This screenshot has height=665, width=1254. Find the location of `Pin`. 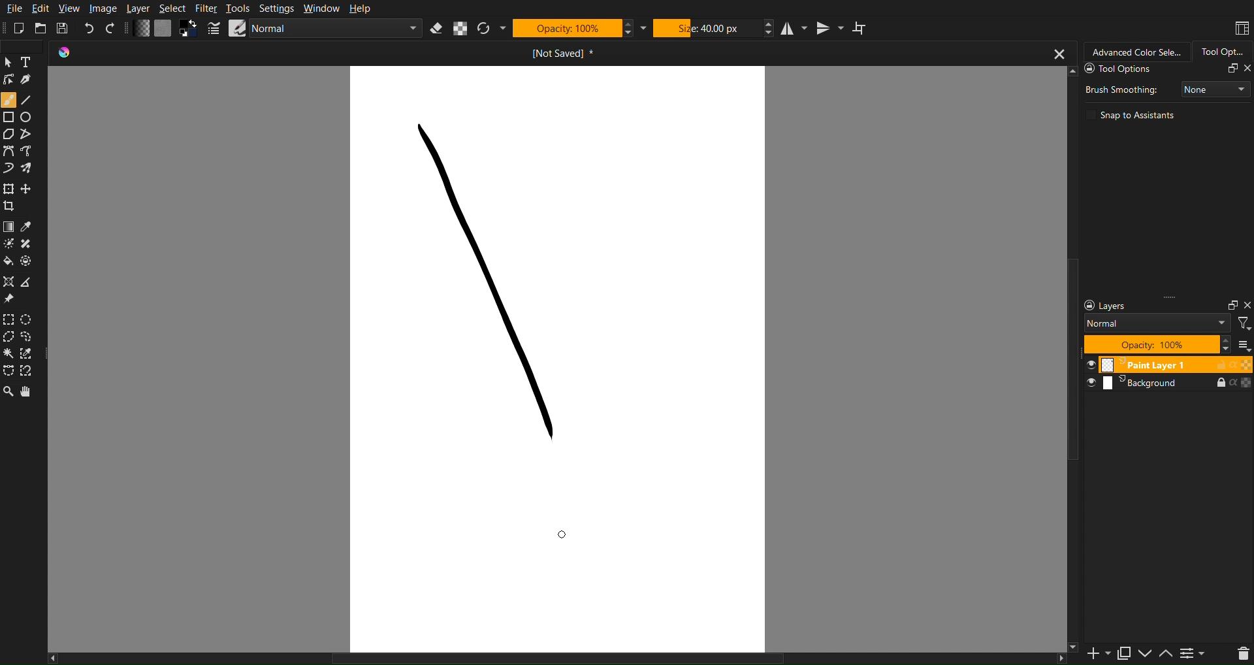

Pin is located at coordinates (10, 299).